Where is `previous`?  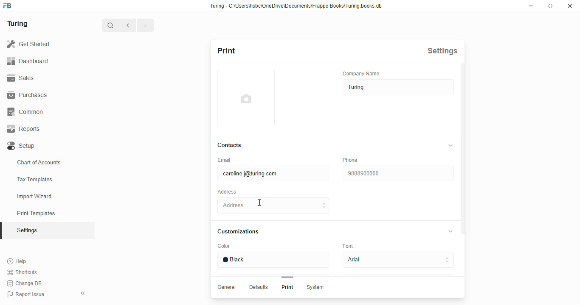
previous is located at coordinates (128, 25).